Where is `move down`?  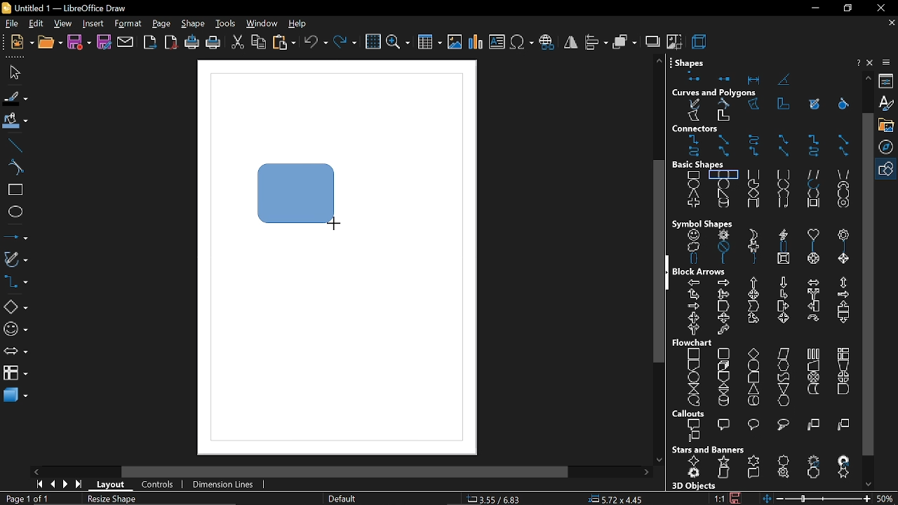
move down is located at coordinates (871, 483).